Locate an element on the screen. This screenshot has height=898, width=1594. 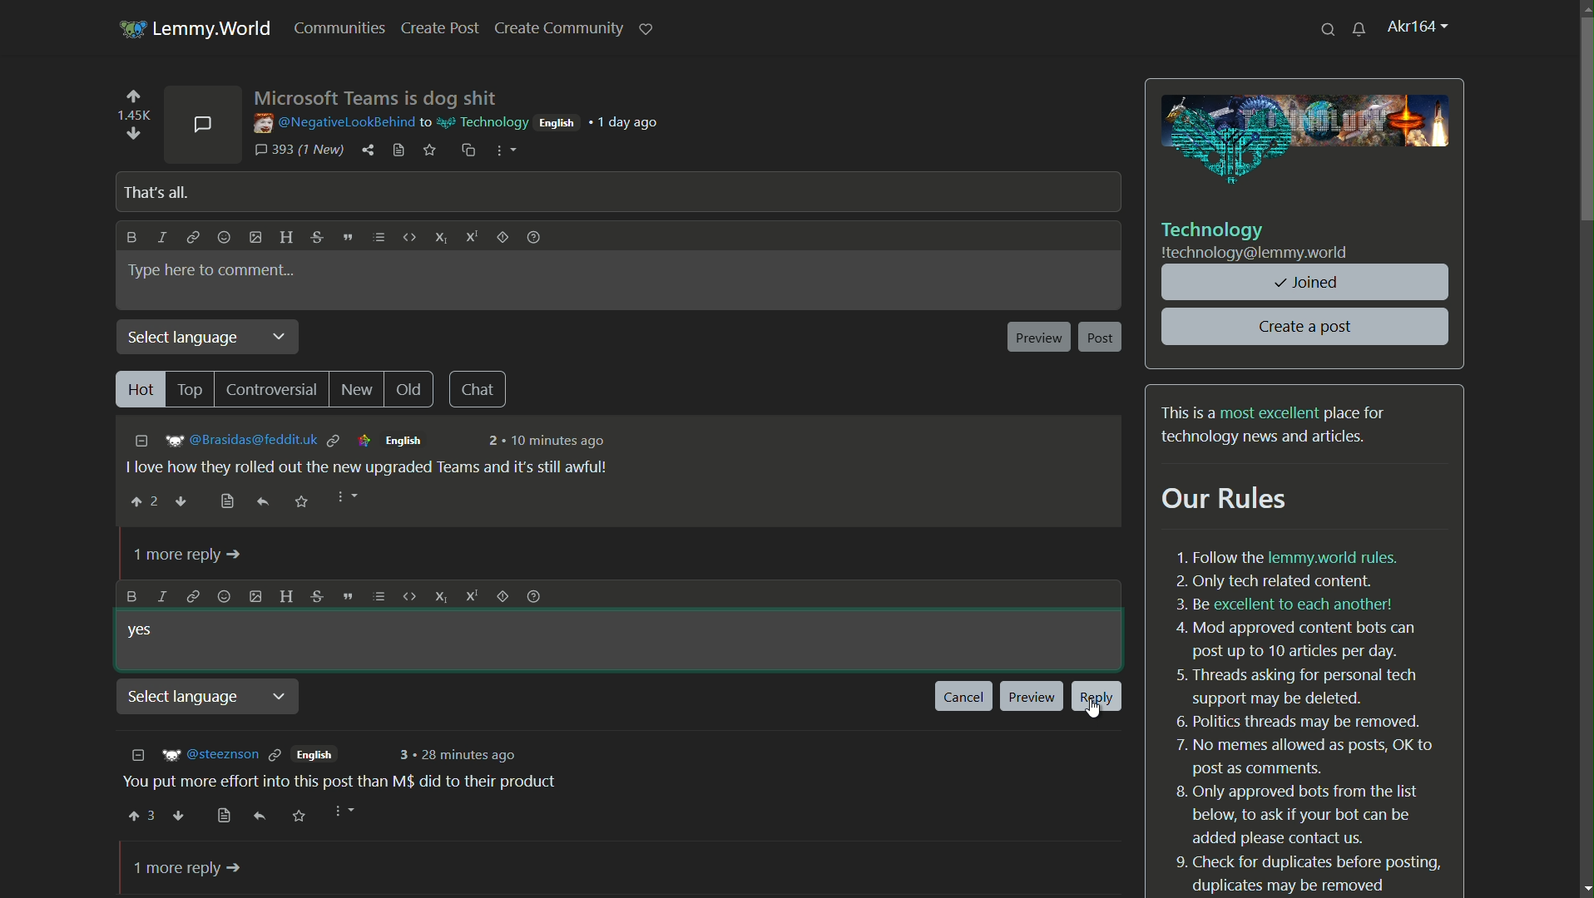
joined is located at coordinates (1307, 283).